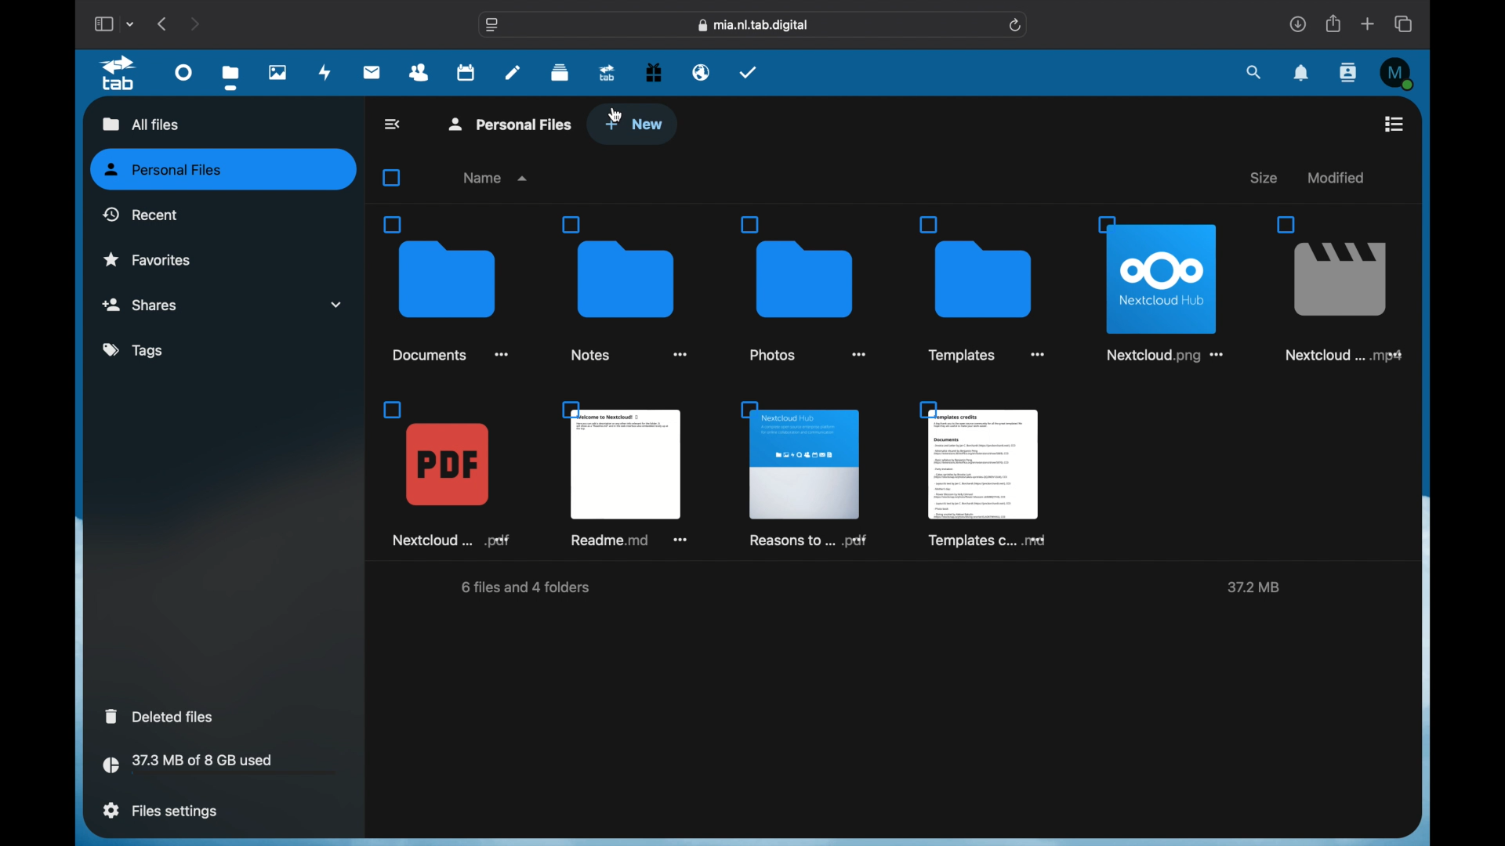 The image size is (1505, 846). I want to click on share, so click(1334, 23).